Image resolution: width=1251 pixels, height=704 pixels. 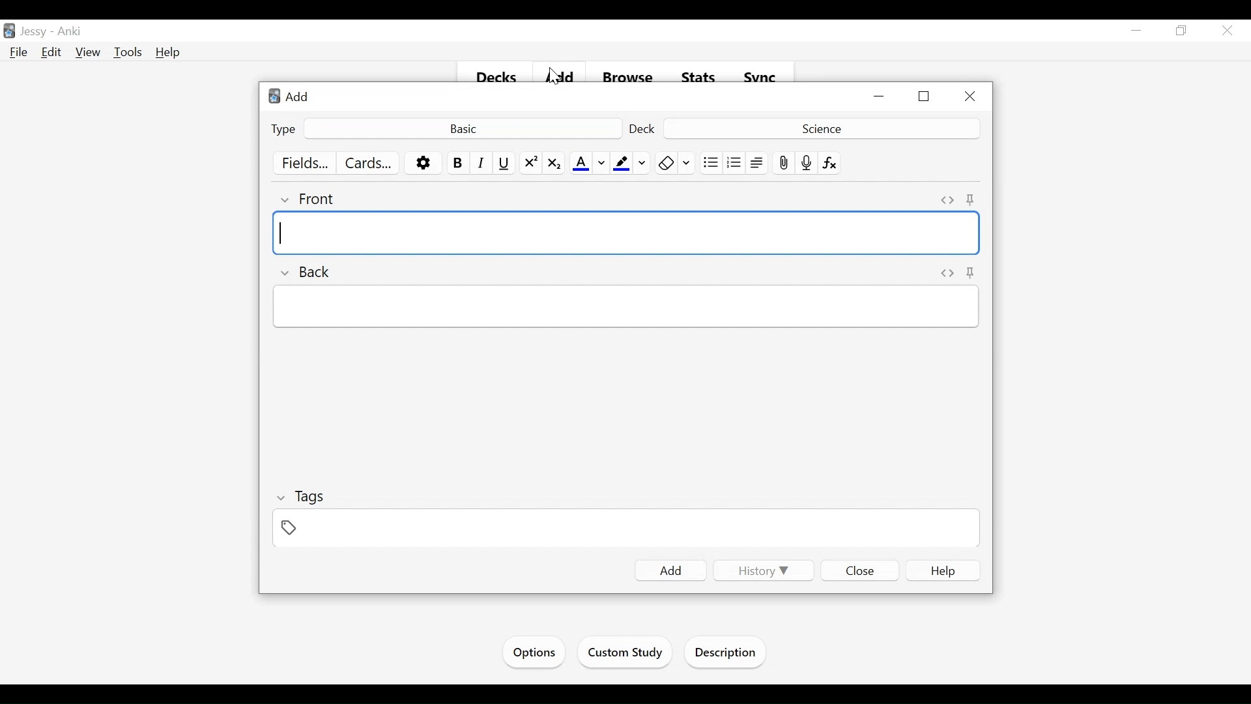 What do you see at coordinates (925, 97) in the screenshot?
I see `Restore` at bounding box center [925, 97].